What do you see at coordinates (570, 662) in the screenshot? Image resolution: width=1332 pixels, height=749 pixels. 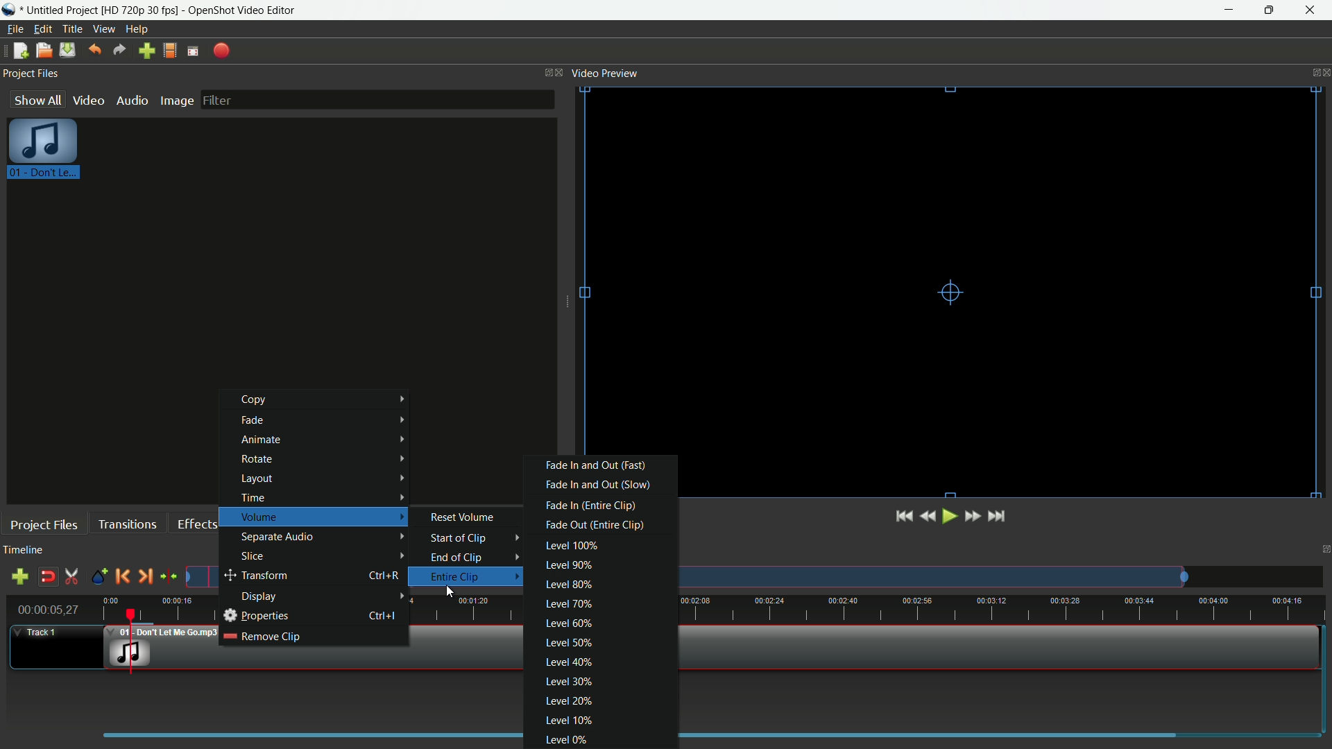 I see `level 40%` at bounding box center [570, 662].